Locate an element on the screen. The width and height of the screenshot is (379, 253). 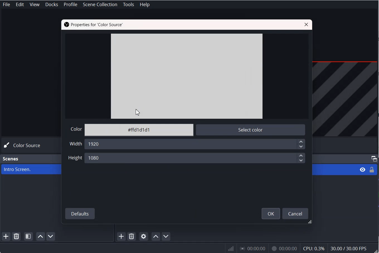
Add Source is located at coordinates (121, 237).